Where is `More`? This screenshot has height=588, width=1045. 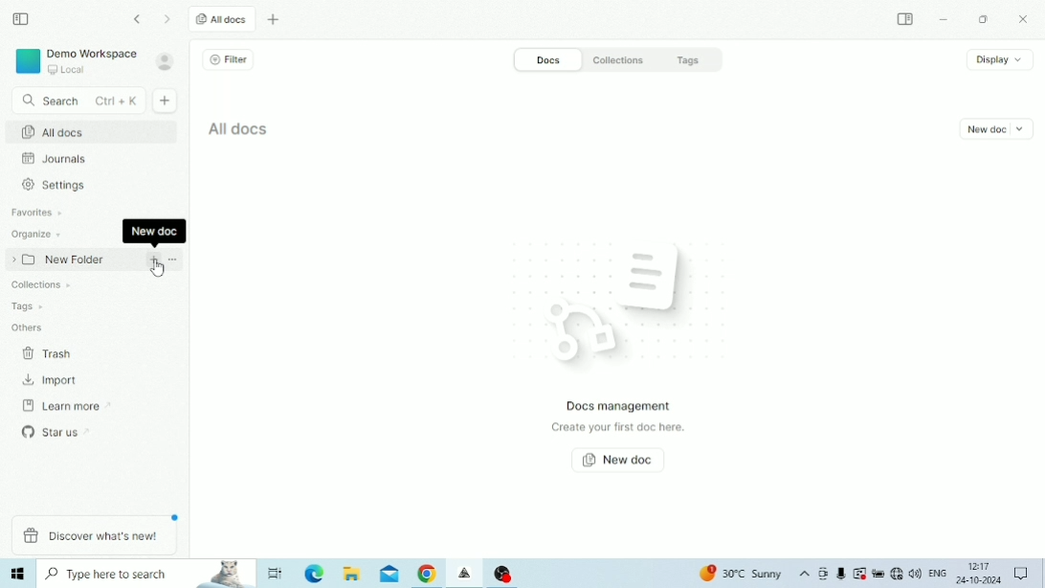 More is located at coordinates (173, 260).